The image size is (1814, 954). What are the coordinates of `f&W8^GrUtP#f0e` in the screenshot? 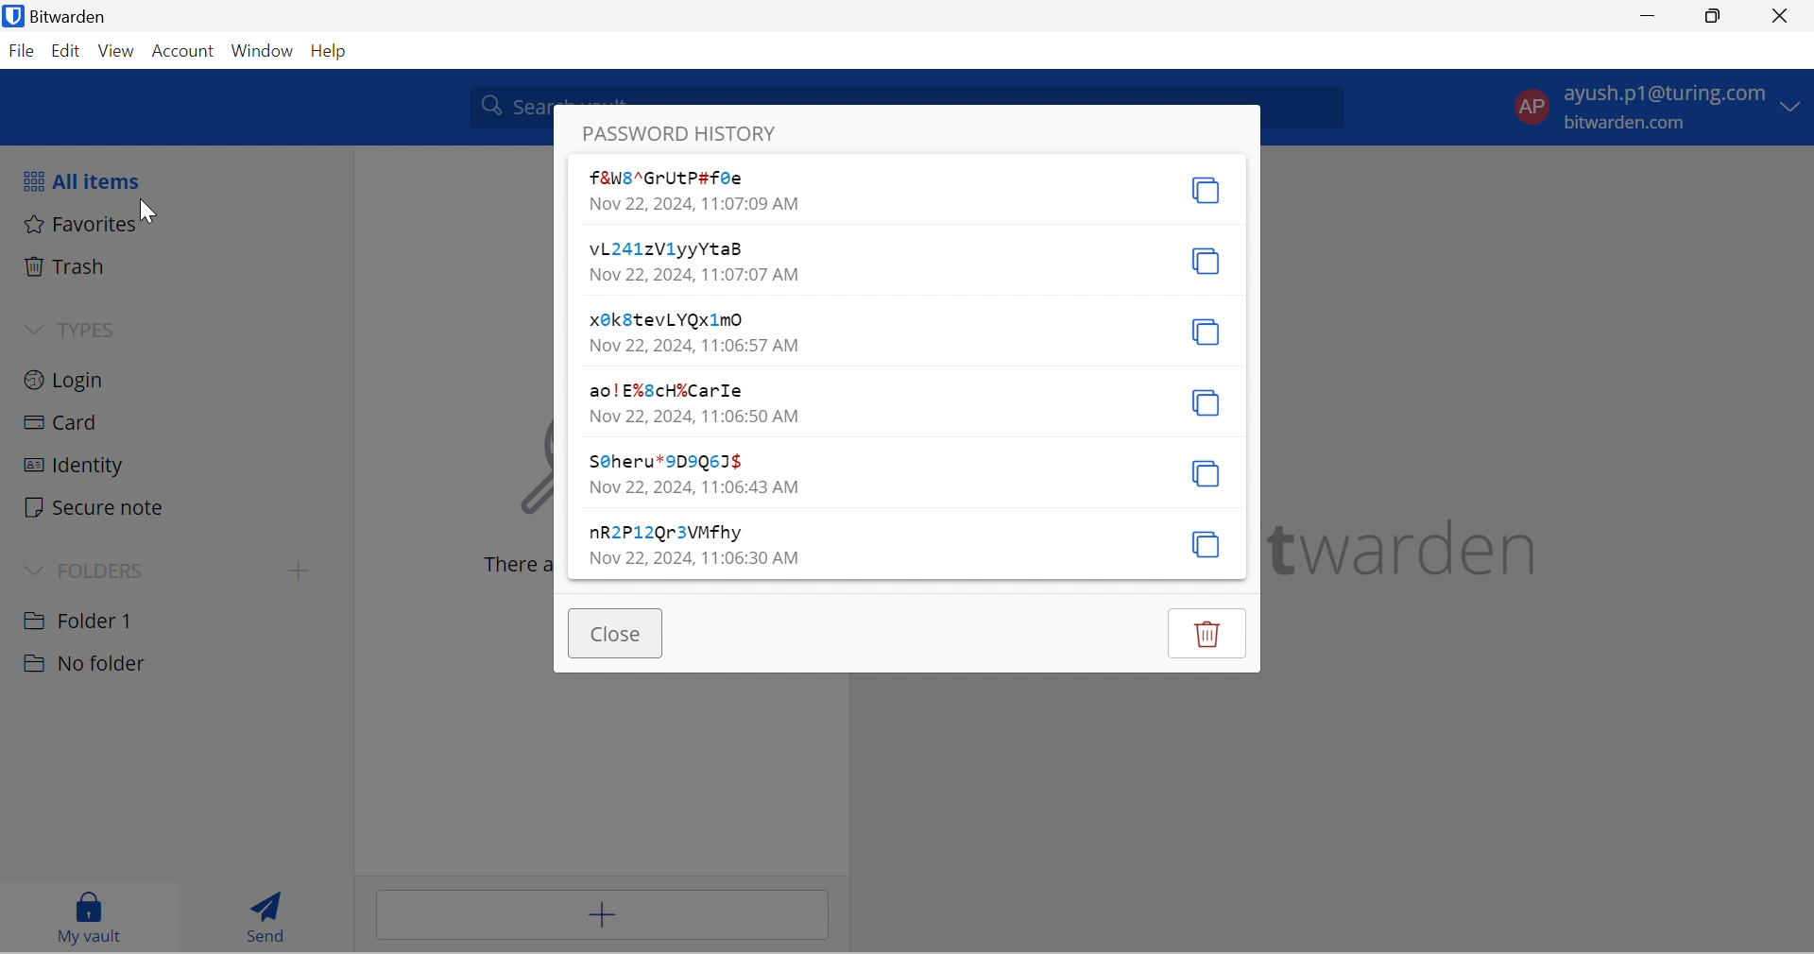 It's located at (676, 178).